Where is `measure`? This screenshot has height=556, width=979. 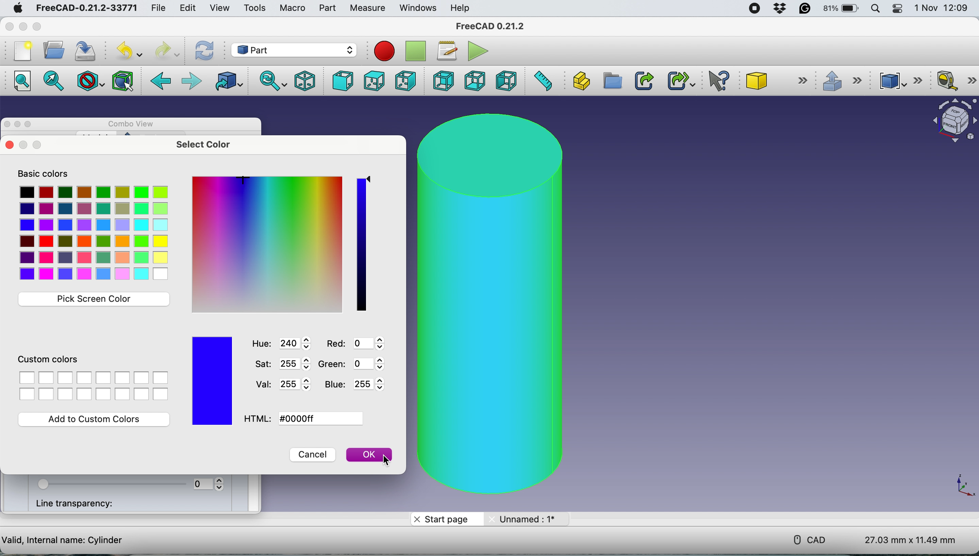
measure is located at coordinates (369, 8).